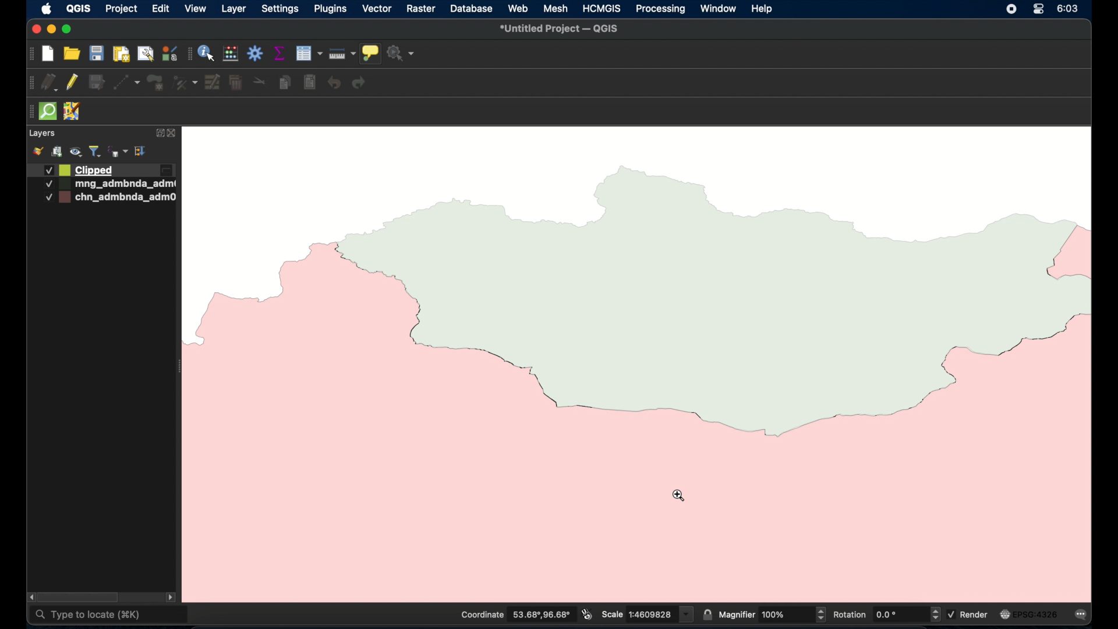 The image size is (1118, 629). Describe the element at coordinates (335, 83) in the screenshot. I see `undo` at that location.